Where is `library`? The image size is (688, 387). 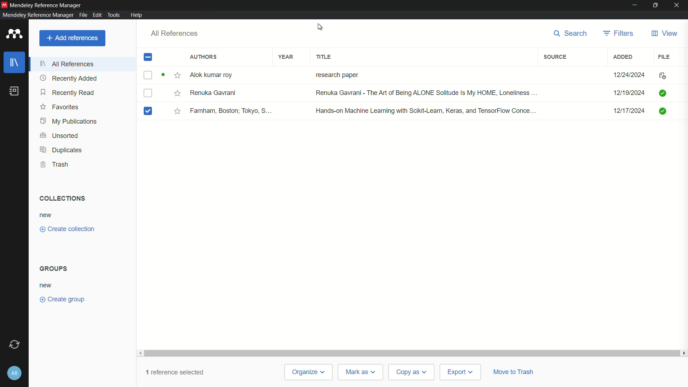
library is located at coordinates (15, 63).